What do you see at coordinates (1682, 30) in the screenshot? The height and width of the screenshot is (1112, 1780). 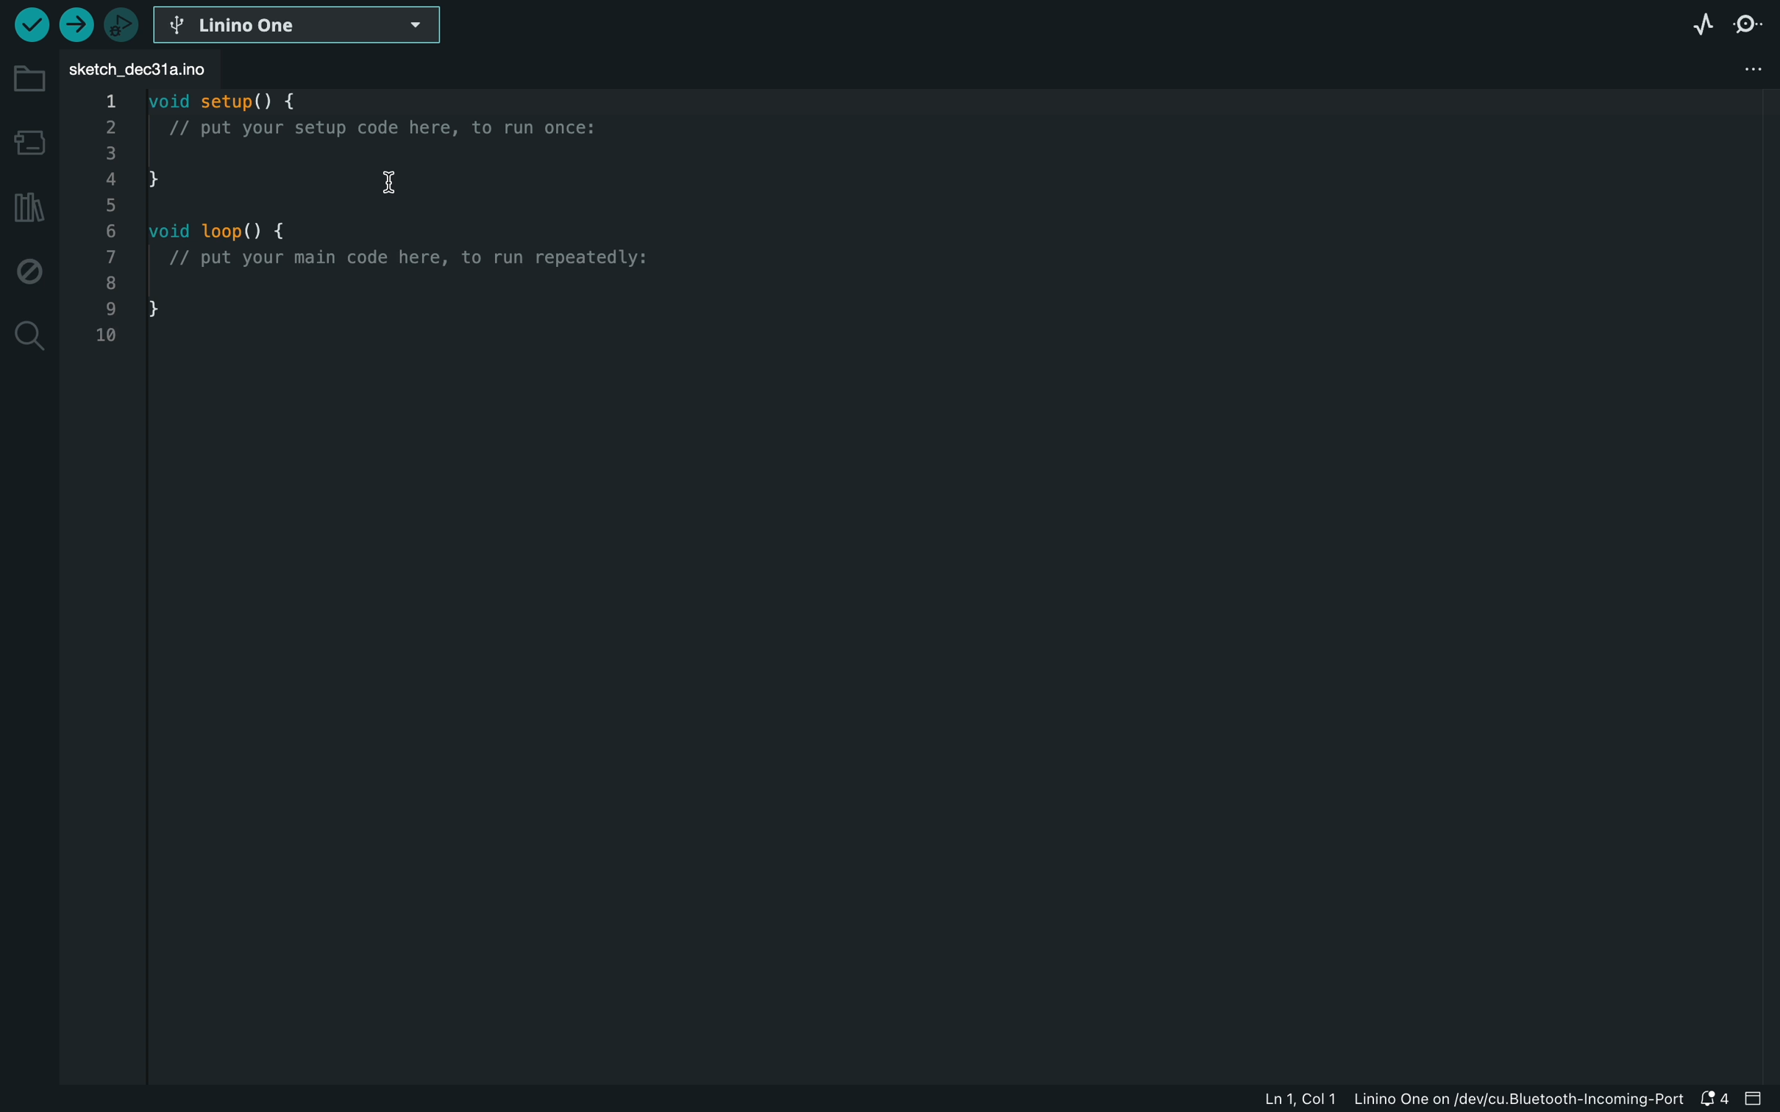 I see `serial plotter` at bounding box center [1682, 30].